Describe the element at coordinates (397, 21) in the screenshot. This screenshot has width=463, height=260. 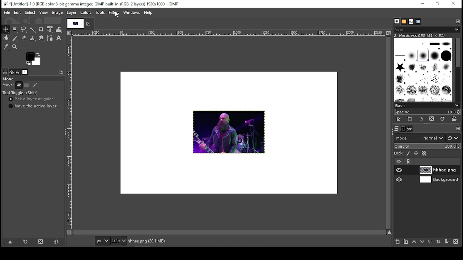
I see `brushes` at that location.